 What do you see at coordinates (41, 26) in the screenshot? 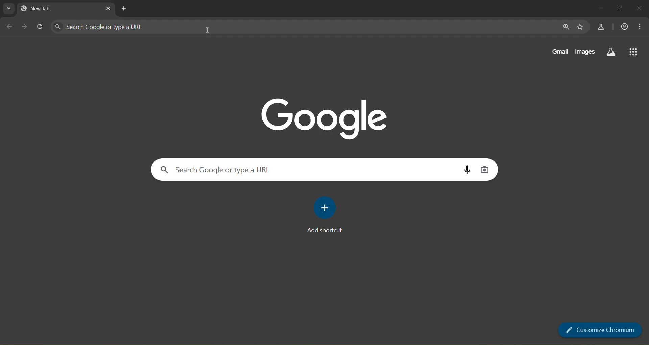
I see `reload page` at bounding box center [41, 26].